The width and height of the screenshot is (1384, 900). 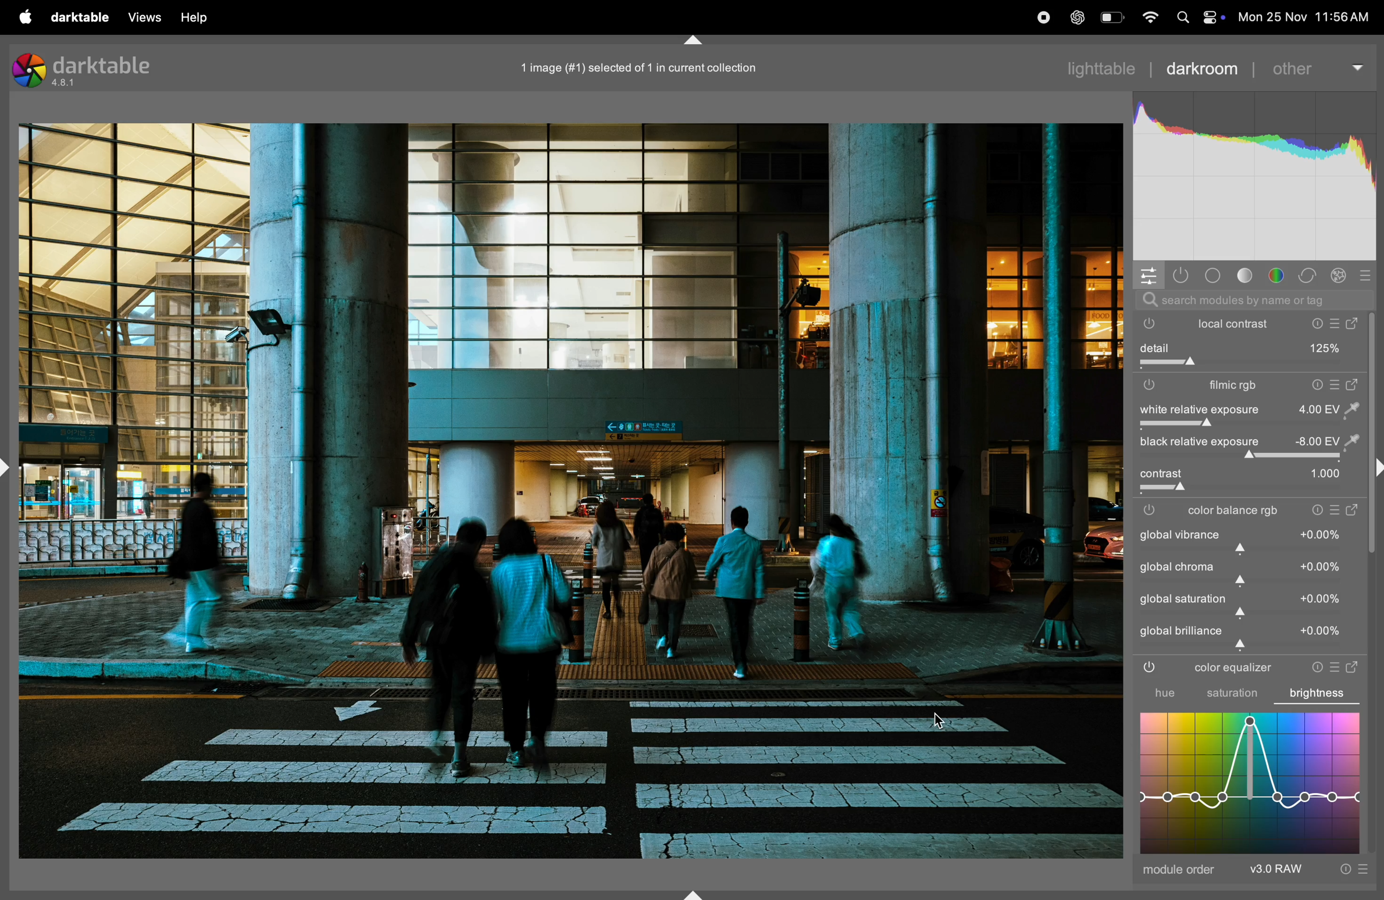 I want to click on help, so click(x=195, y=17).